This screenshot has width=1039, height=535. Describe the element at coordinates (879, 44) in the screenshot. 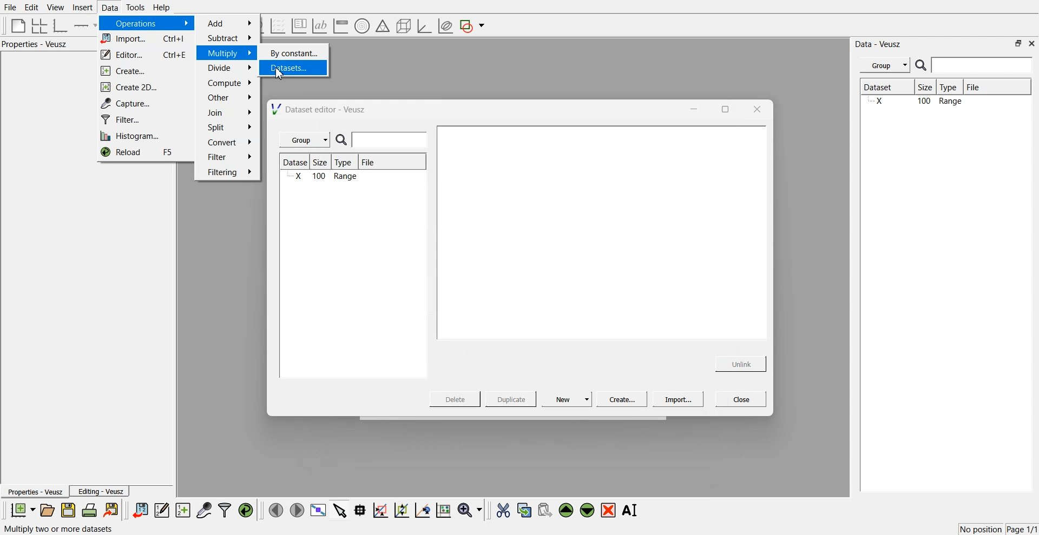

I see `Data - Veusz` at that location.